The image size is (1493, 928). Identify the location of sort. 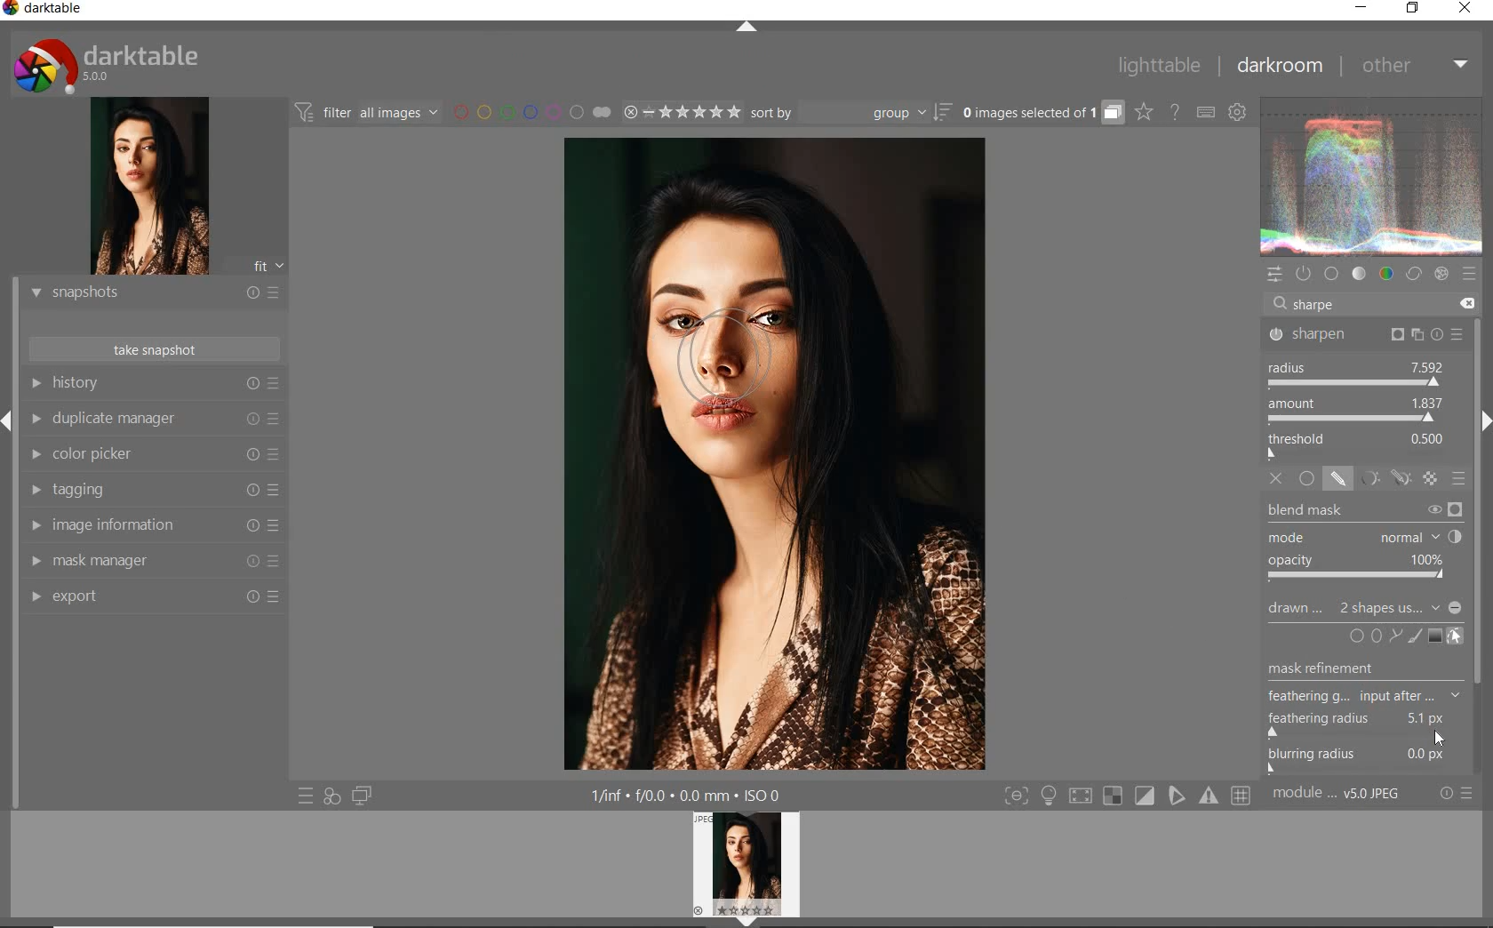
(850, 111).